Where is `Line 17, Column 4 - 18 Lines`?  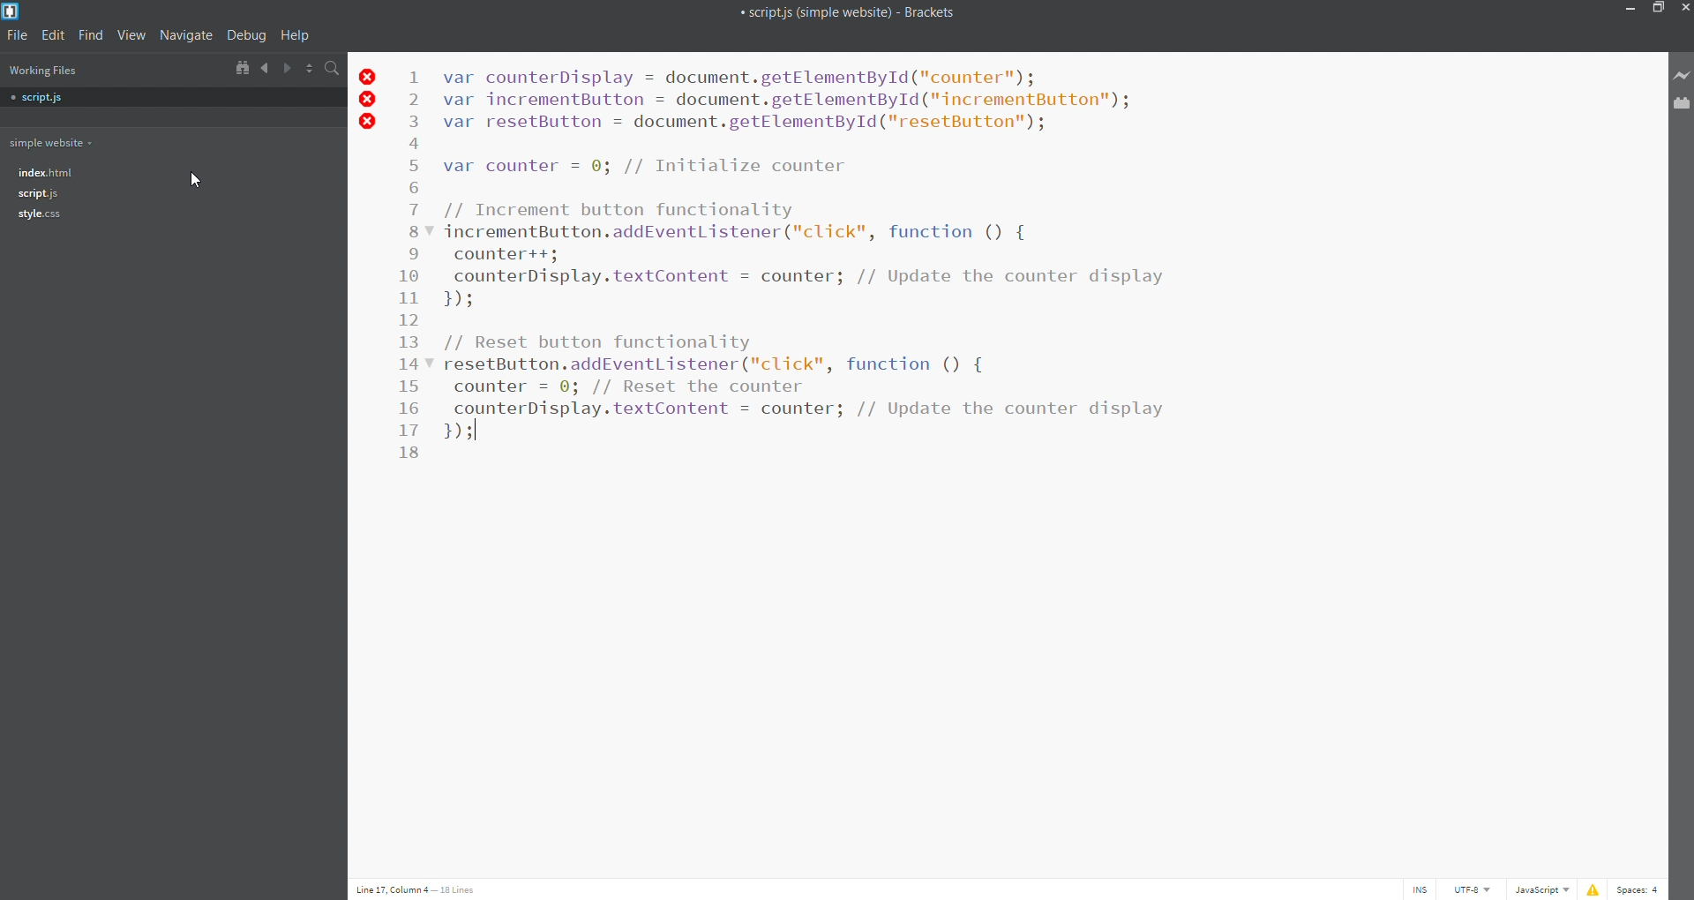 Line 17, Column 4 - 18 Lines is located at coordinates (419, 887).